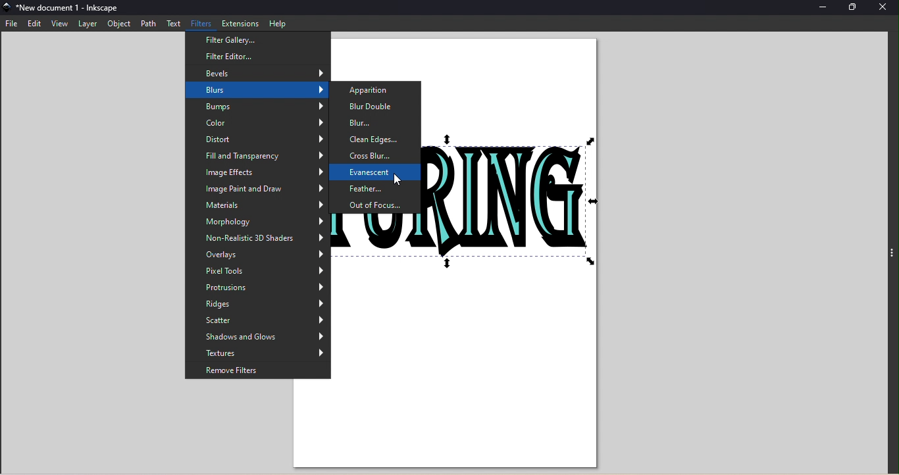 Image resolution: width=899 pixels, height=475 pixels. I want to click on Materials, so click(261, 206).